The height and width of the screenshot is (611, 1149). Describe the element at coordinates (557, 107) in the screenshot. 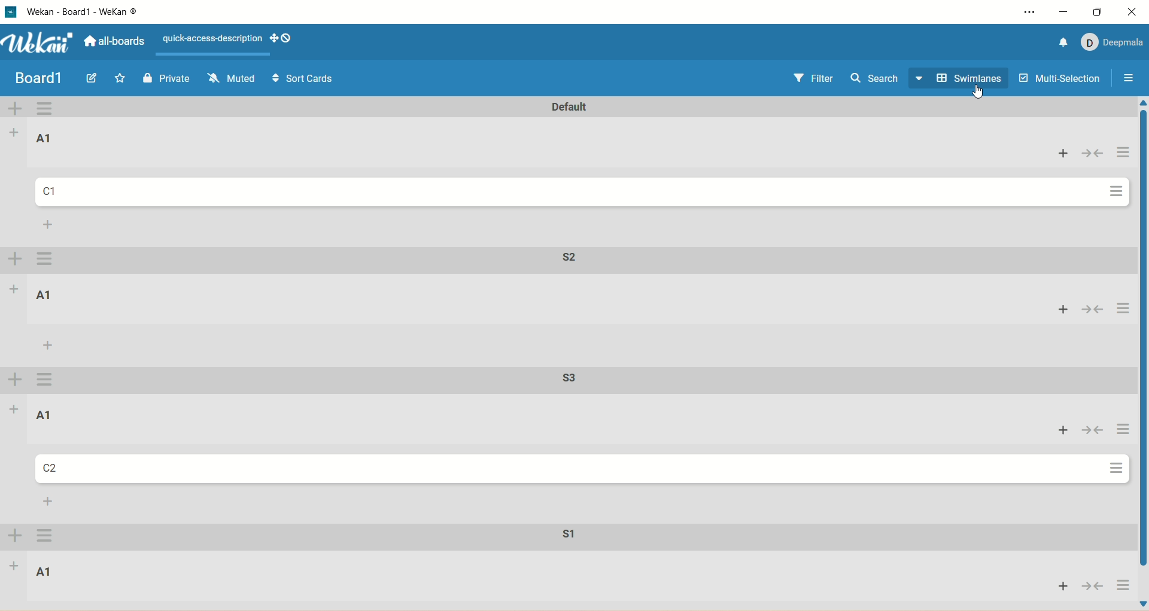

I see `default` at that location.